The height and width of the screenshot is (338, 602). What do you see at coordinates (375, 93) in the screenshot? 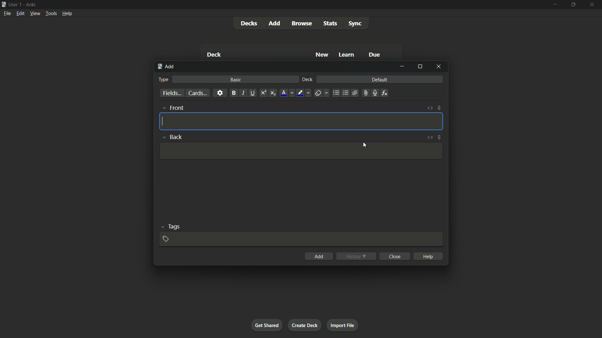
I see `record audio` at bounding box center [375, 93].